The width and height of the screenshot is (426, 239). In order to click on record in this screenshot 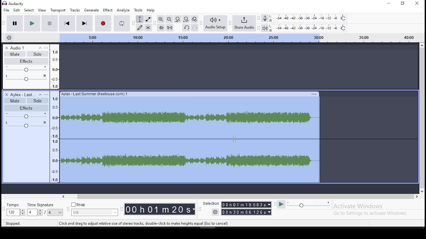, I will do `click(103, 23)`.